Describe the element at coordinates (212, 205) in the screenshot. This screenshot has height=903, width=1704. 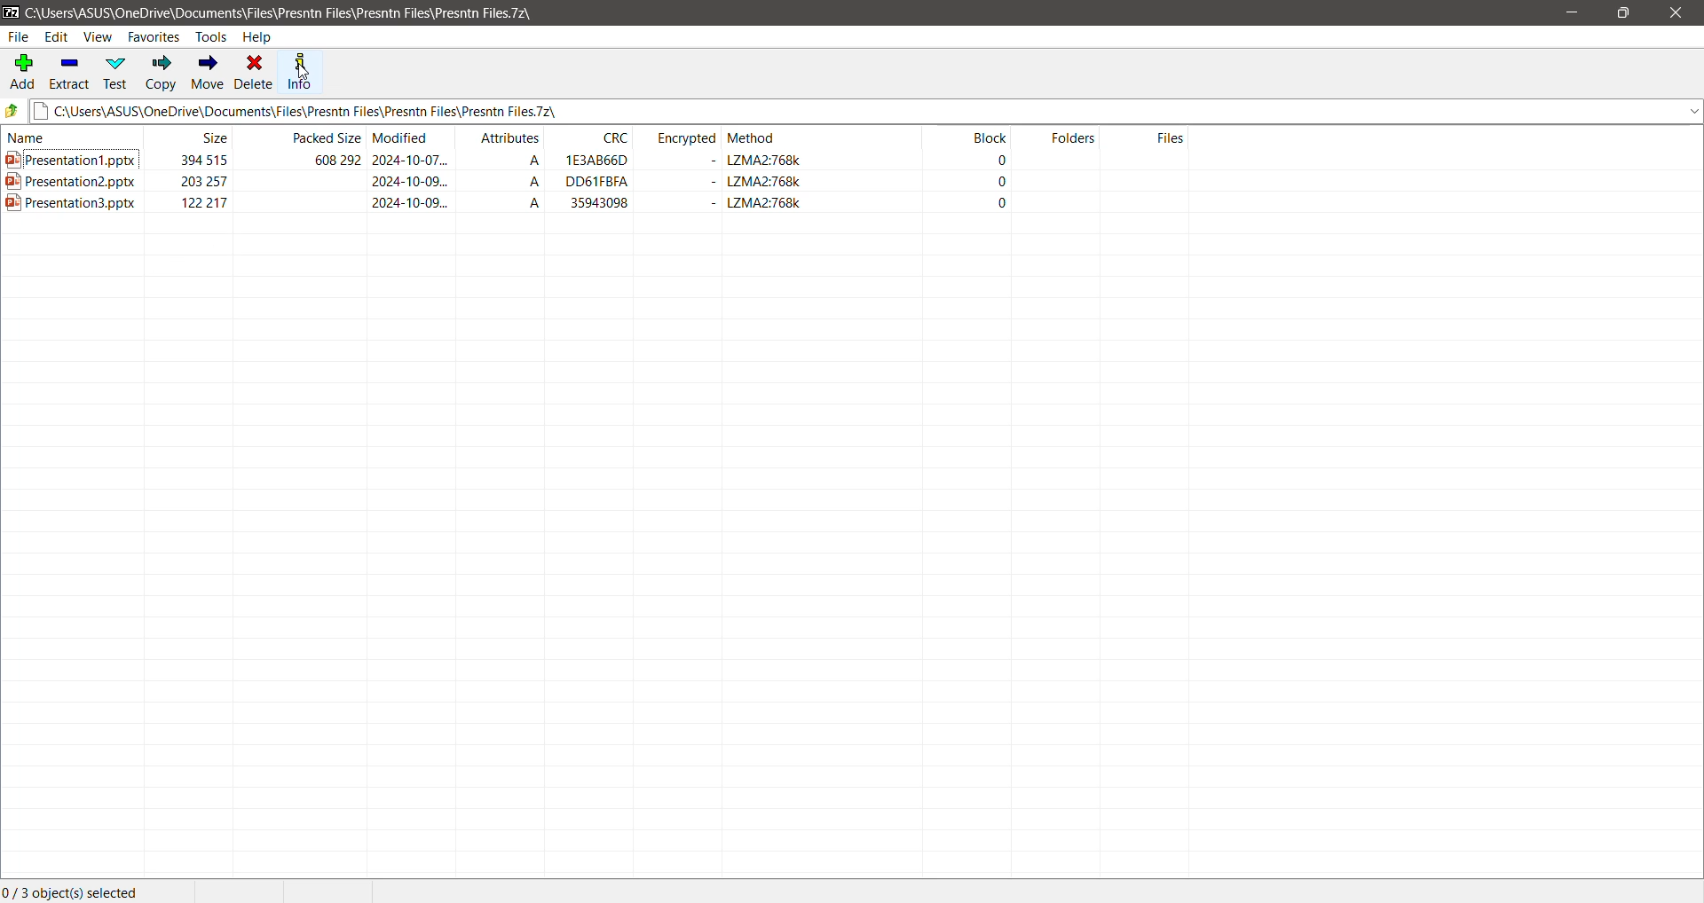
I see `122217` at that location.